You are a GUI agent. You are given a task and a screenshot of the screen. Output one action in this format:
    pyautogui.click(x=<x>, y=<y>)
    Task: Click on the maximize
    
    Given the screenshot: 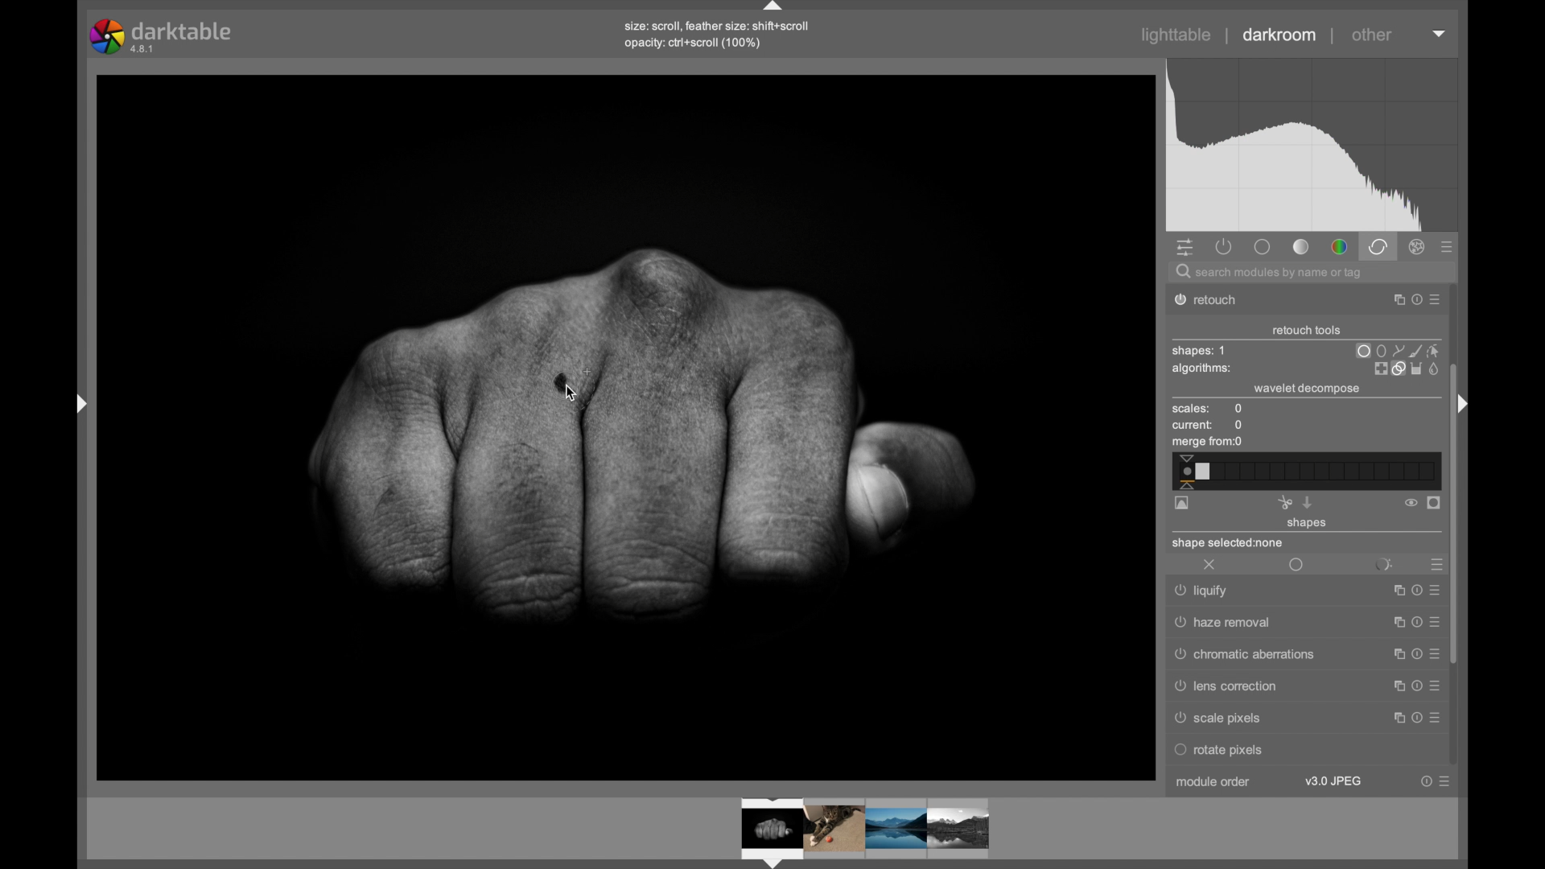 What is the action you would take?
    pyautogui.click(x=1395, y=686)
    